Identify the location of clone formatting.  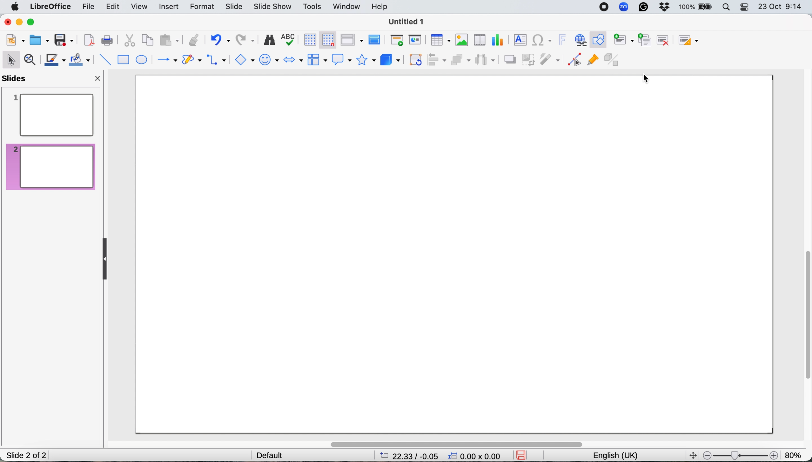
(193, 40).